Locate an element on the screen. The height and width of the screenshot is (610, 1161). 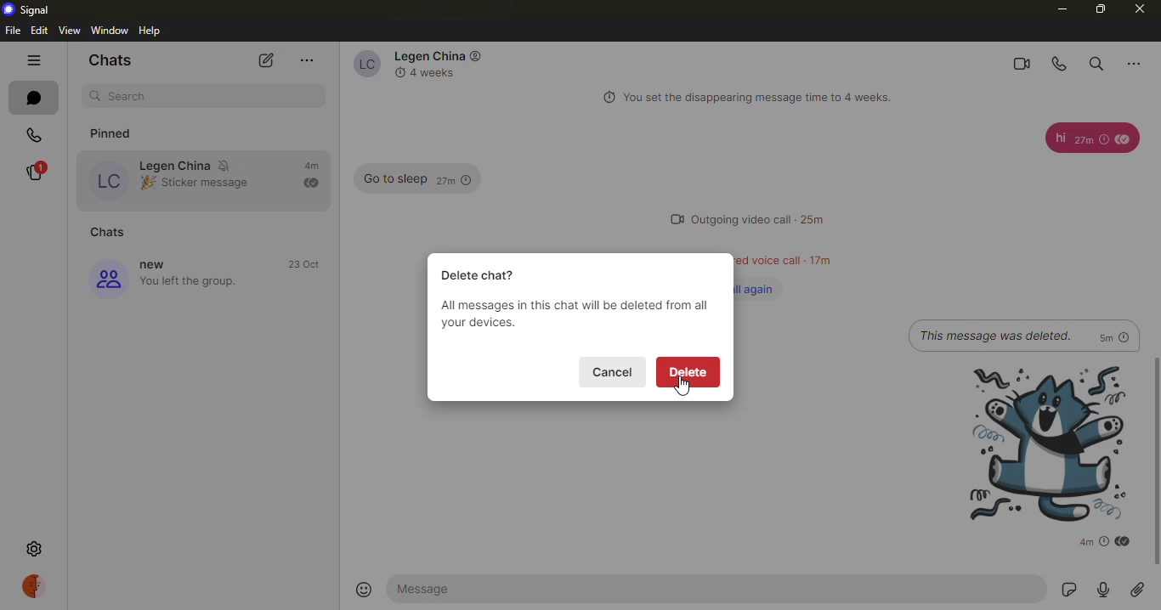
You set the disappearing message time to 4 weeks. is located at coordinates (765, 98).